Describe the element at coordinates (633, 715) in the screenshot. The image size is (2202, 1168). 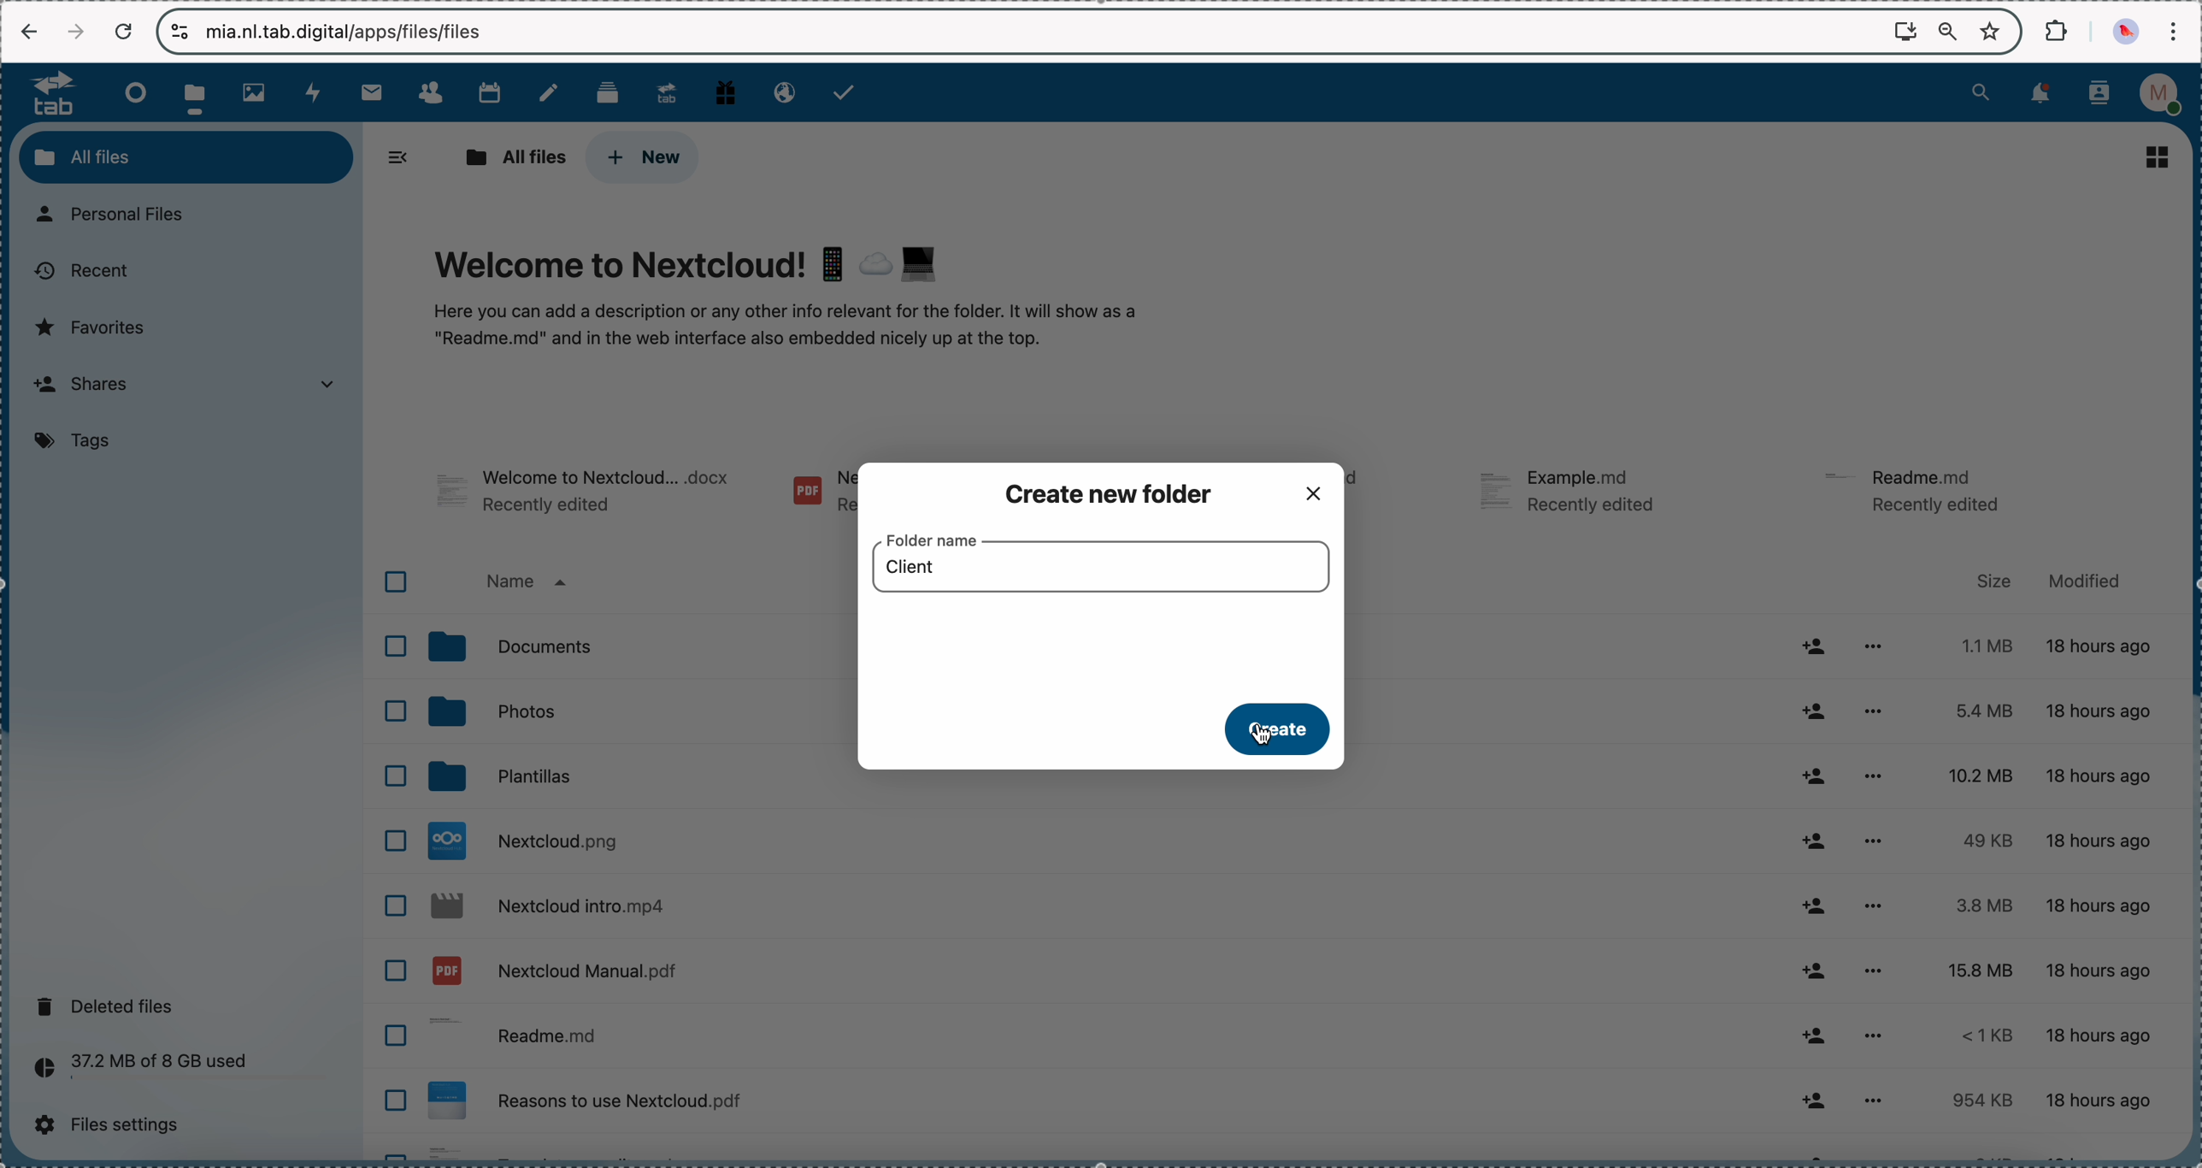
I see `photos` at that location.